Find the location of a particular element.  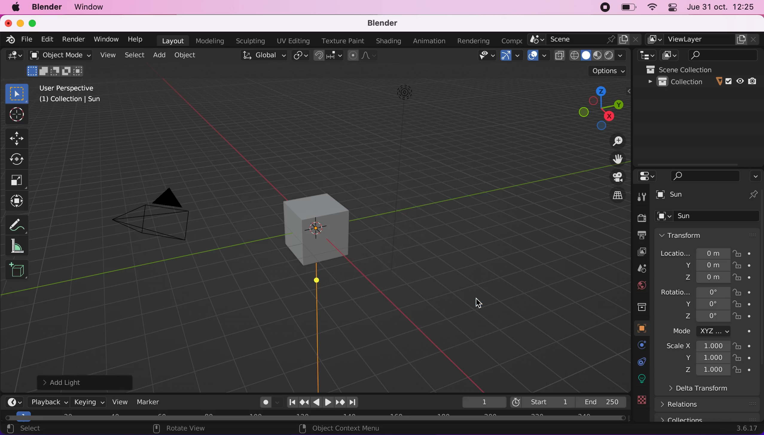

rotate is located at coordinates (19, 158).